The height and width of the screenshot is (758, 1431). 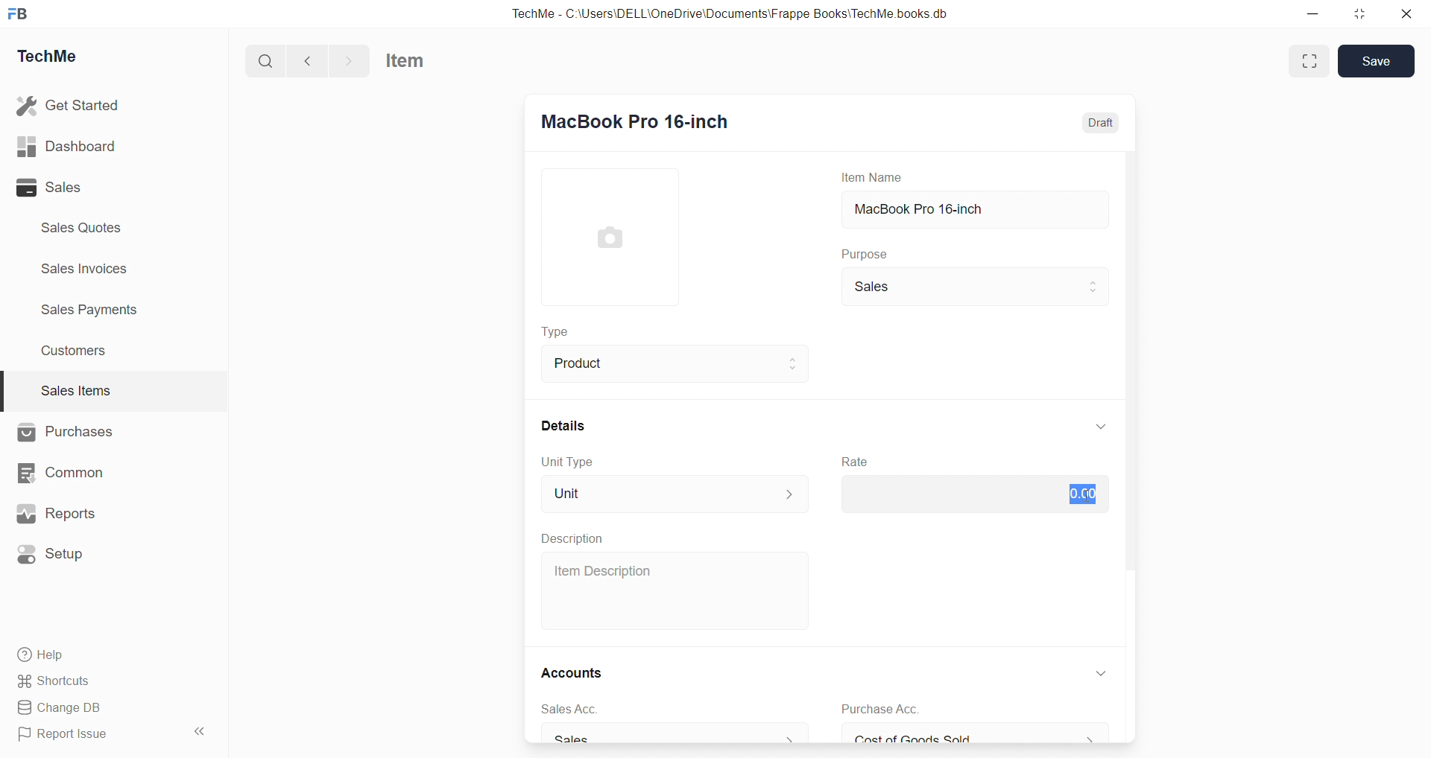 What do you see at coordinates (42, 655) in the screenshot?
I see `Help` at bounding box center [42, 655].